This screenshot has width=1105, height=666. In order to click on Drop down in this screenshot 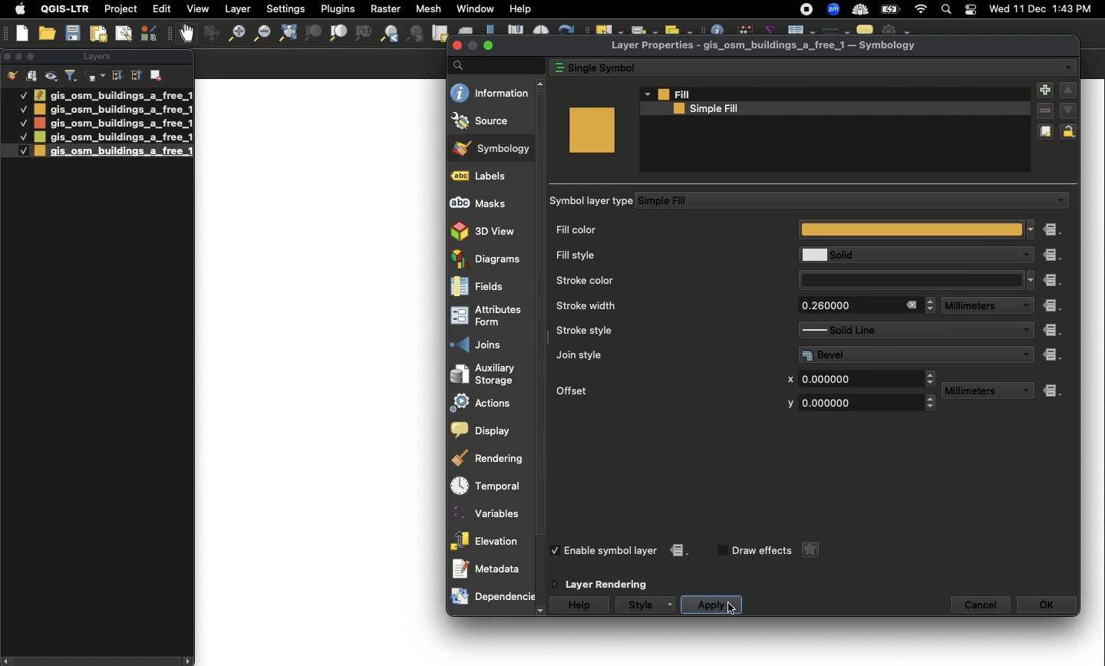, I will do `click(932, 404)`.